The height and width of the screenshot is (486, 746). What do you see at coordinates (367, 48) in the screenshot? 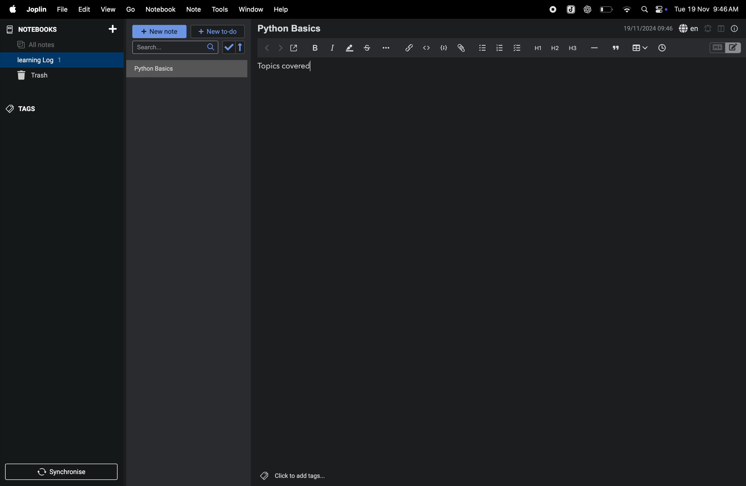
I see `strike through` at bounding box center [367, 48].